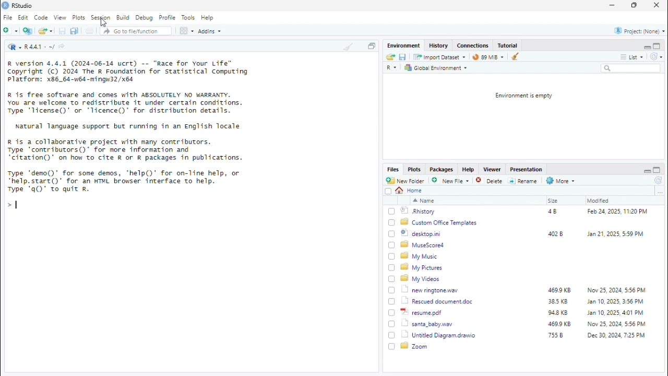 The width and height of the screenshot is (668, 376). Describe the element at coordinates (104, 23) in the screenshot. I see `Cursor ` at that location.